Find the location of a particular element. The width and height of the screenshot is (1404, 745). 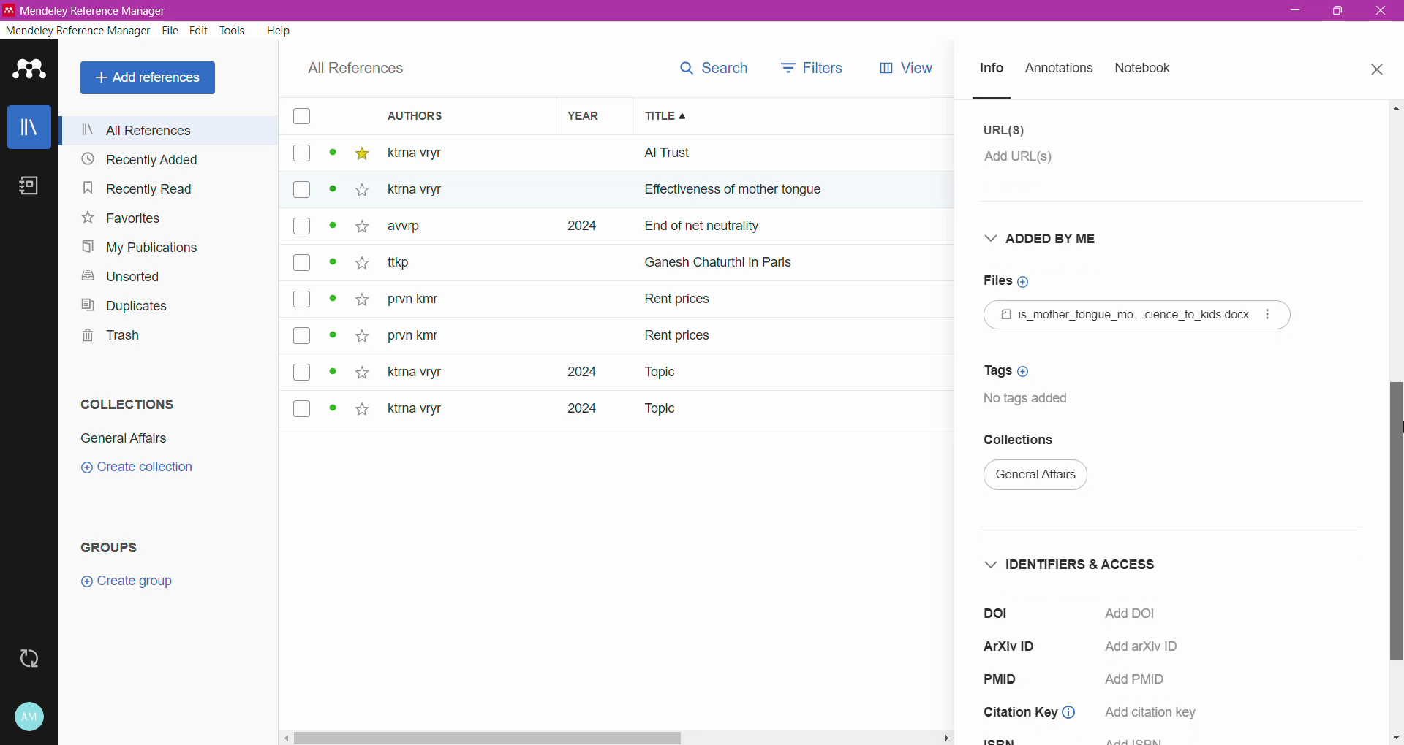

Add PMID is located at coordinates (1141, 679).